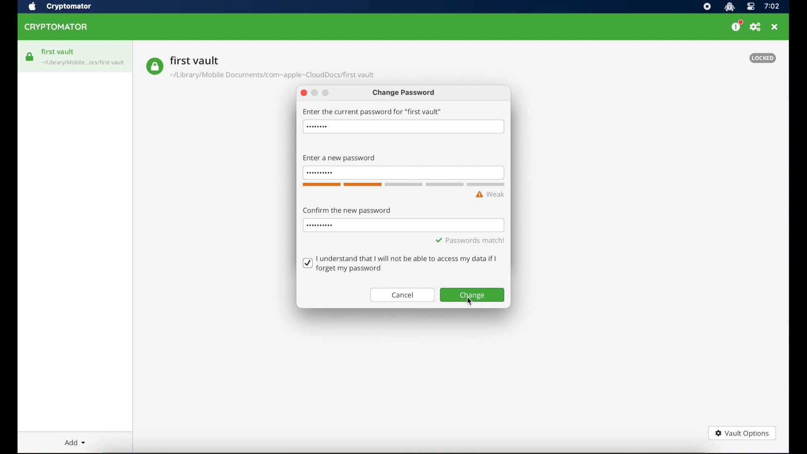  What do you see at coordinates (56, 27) in the screenshot?
I see `cryptomator` at bounding box center [56, 27].